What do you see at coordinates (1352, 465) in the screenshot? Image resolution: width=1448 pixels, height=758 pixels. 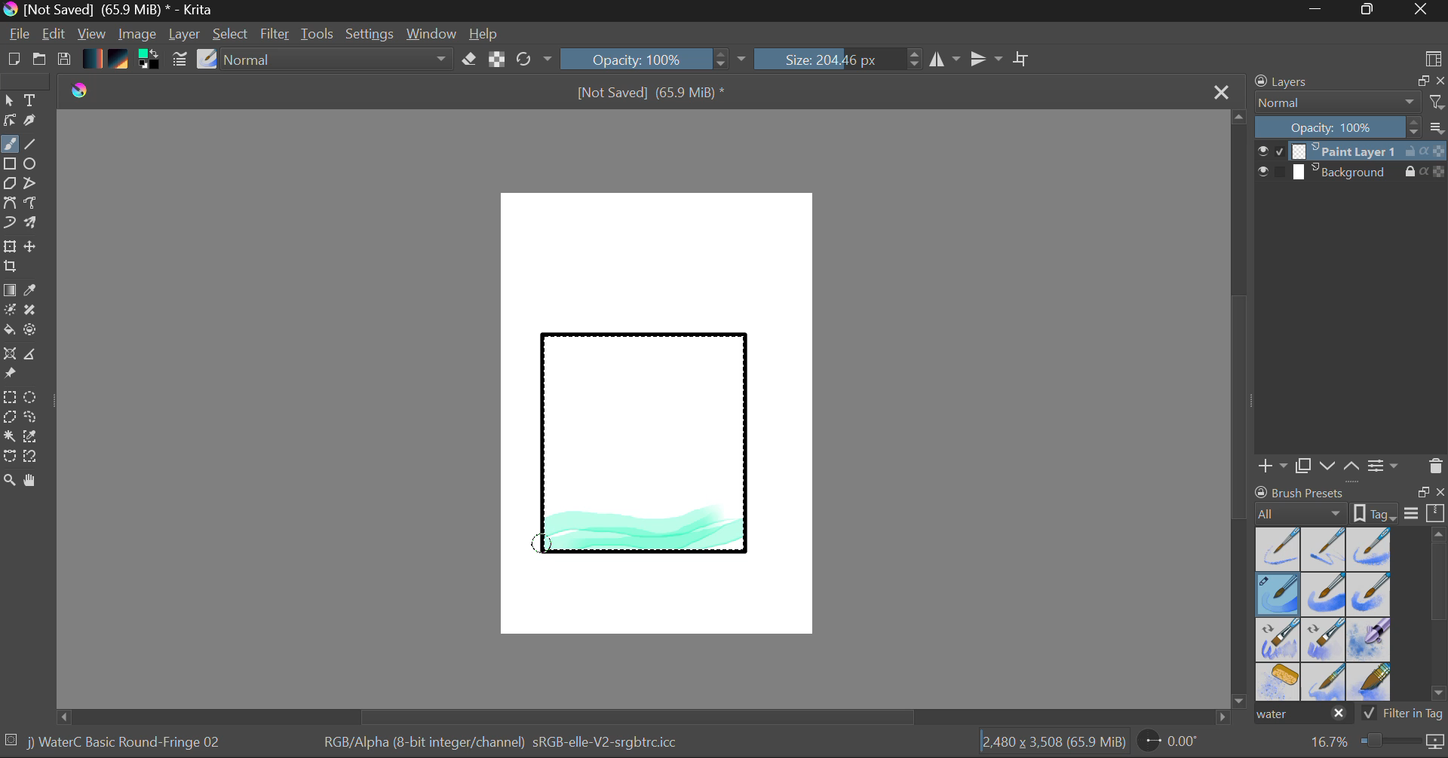 I see `Move Layer Up` at bounding box center [1352, 465].